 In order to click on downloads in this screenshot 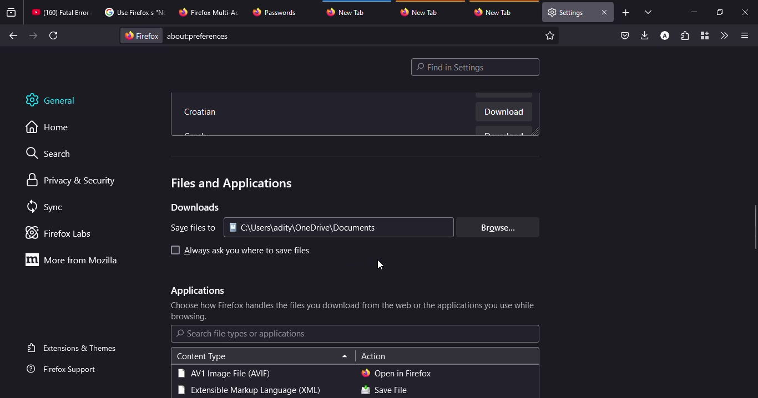, I will do `click(645, 35)`.